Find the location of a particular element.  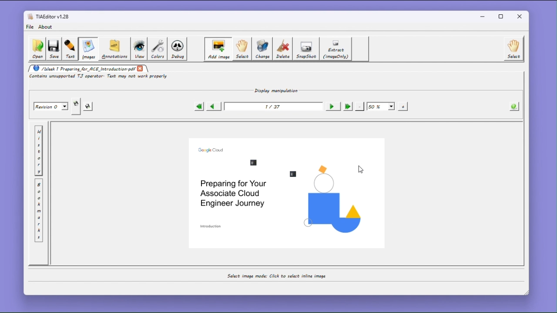

Insertimage mode: Select a rectangle to insert an image is located at coordinates (275, 276).